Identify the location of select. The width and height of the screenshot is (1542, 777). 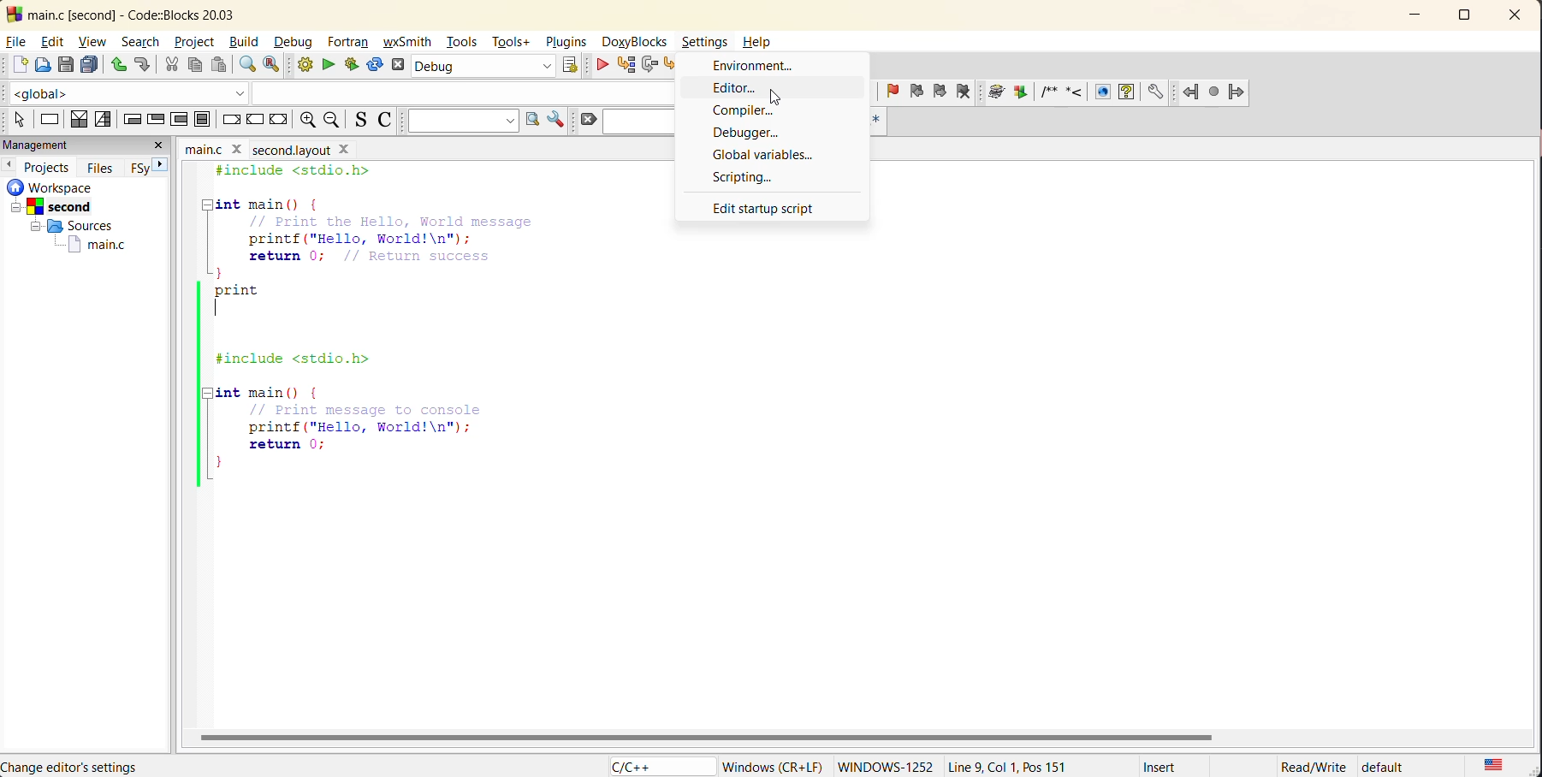
(15, 121).